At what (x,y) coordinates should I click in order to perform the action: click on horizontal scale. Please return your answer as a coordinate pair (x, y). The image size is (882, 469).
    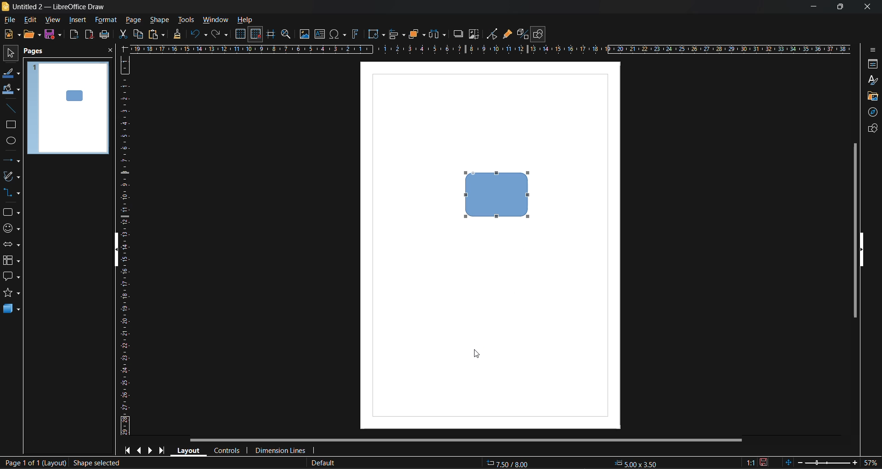
    Looking at the image, I should click on (489, 49).